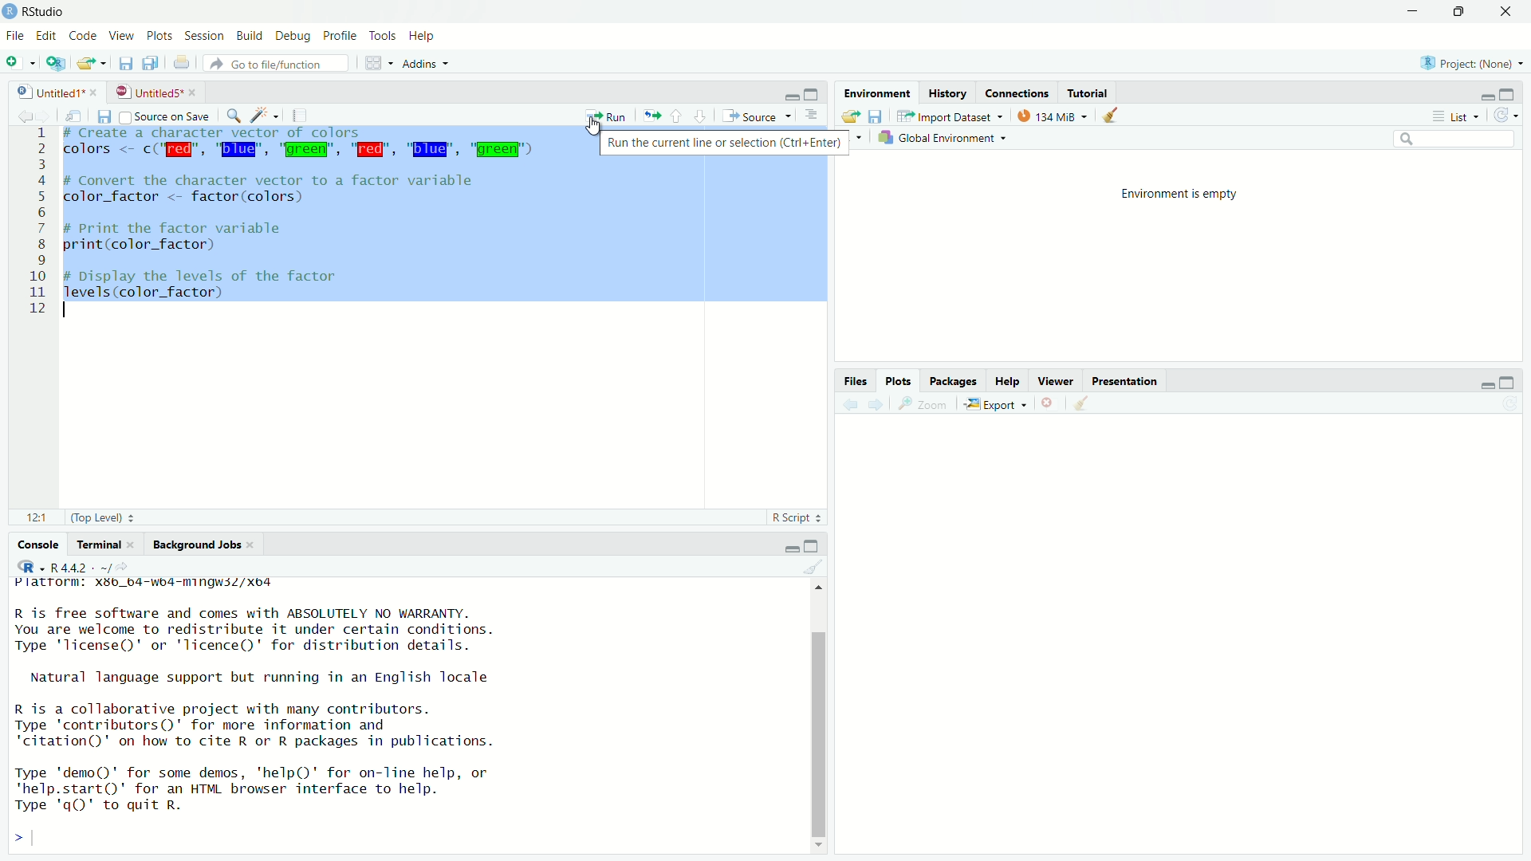  Describe the element at coordinates (32, 517) in the screenshot. I see `12:1` at that location.